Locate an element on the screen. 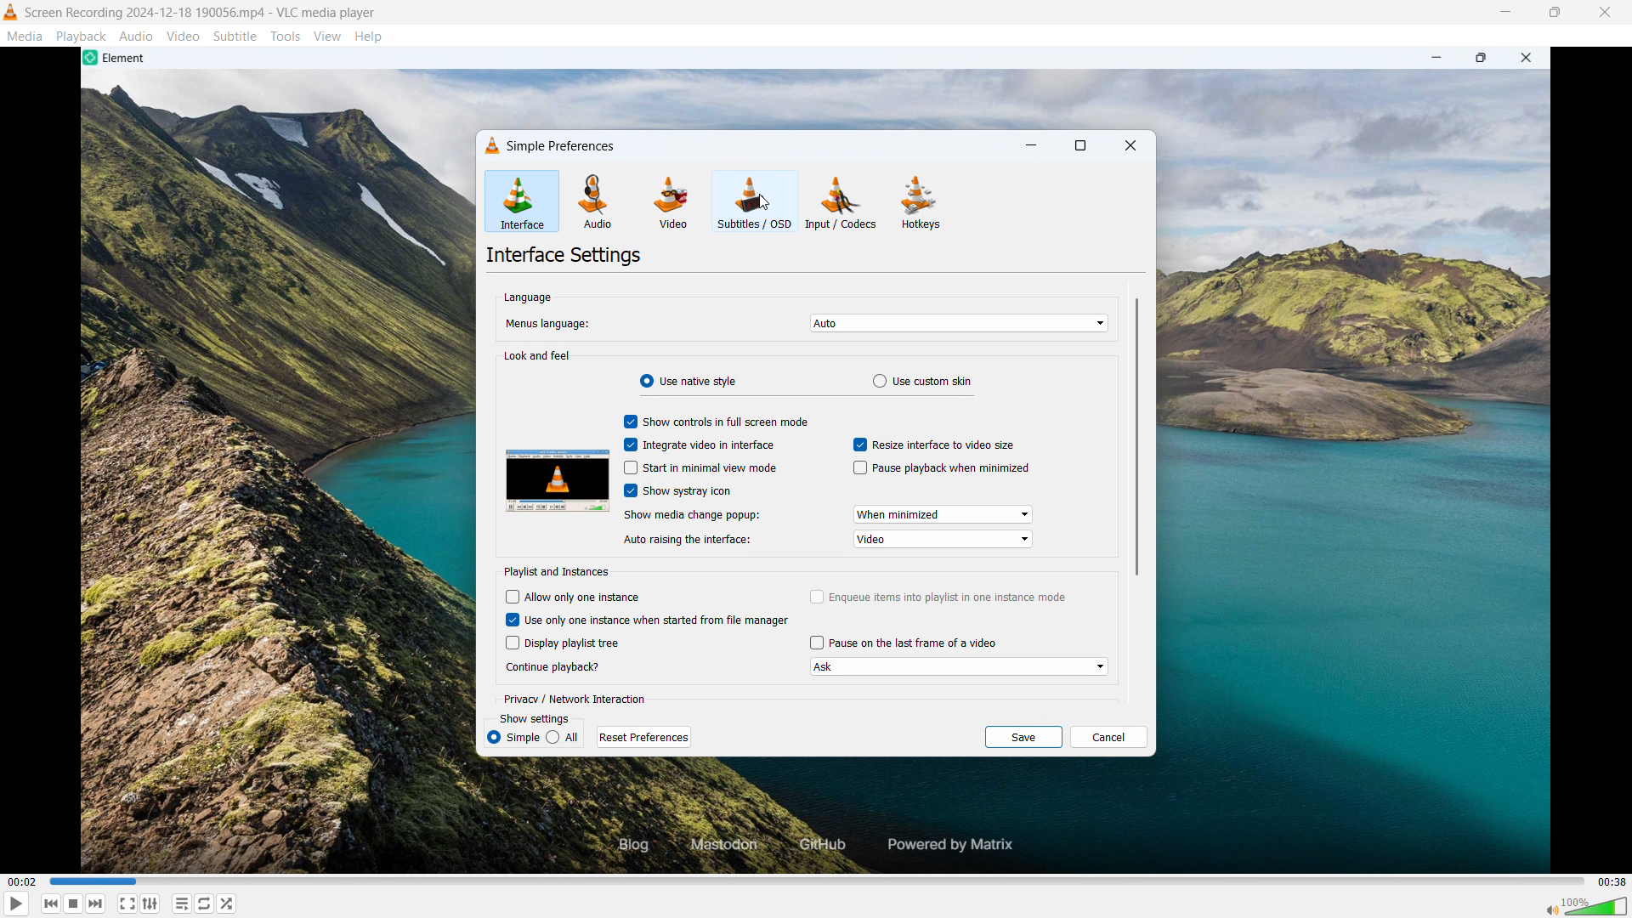 The width and height of the screenshot is (1632, 918). look and feel is located at coordinates (538, 355).